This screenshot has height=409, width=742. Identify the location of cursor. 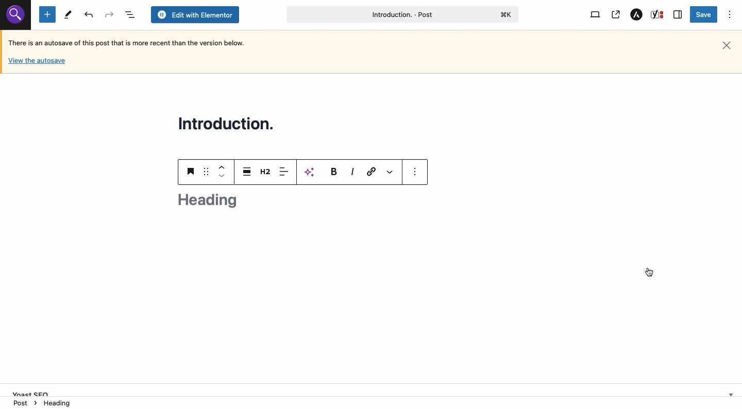
(649, 272).